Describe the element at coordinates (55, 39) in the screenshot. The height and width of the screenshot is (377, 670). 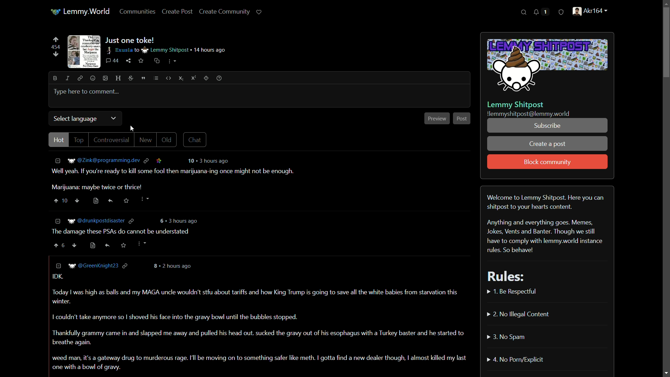
I see `upvote` at that location.